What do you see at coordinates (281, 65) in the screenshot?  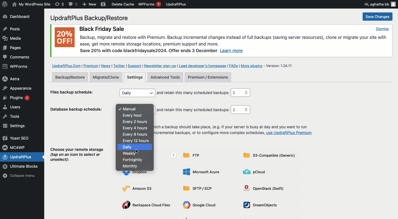 I see `Version 1.24.11` at bounding box center [281, 65].